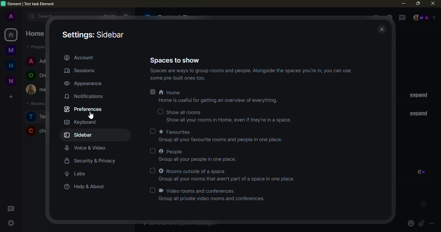  I want to click on sidebar, so click(78, 135).